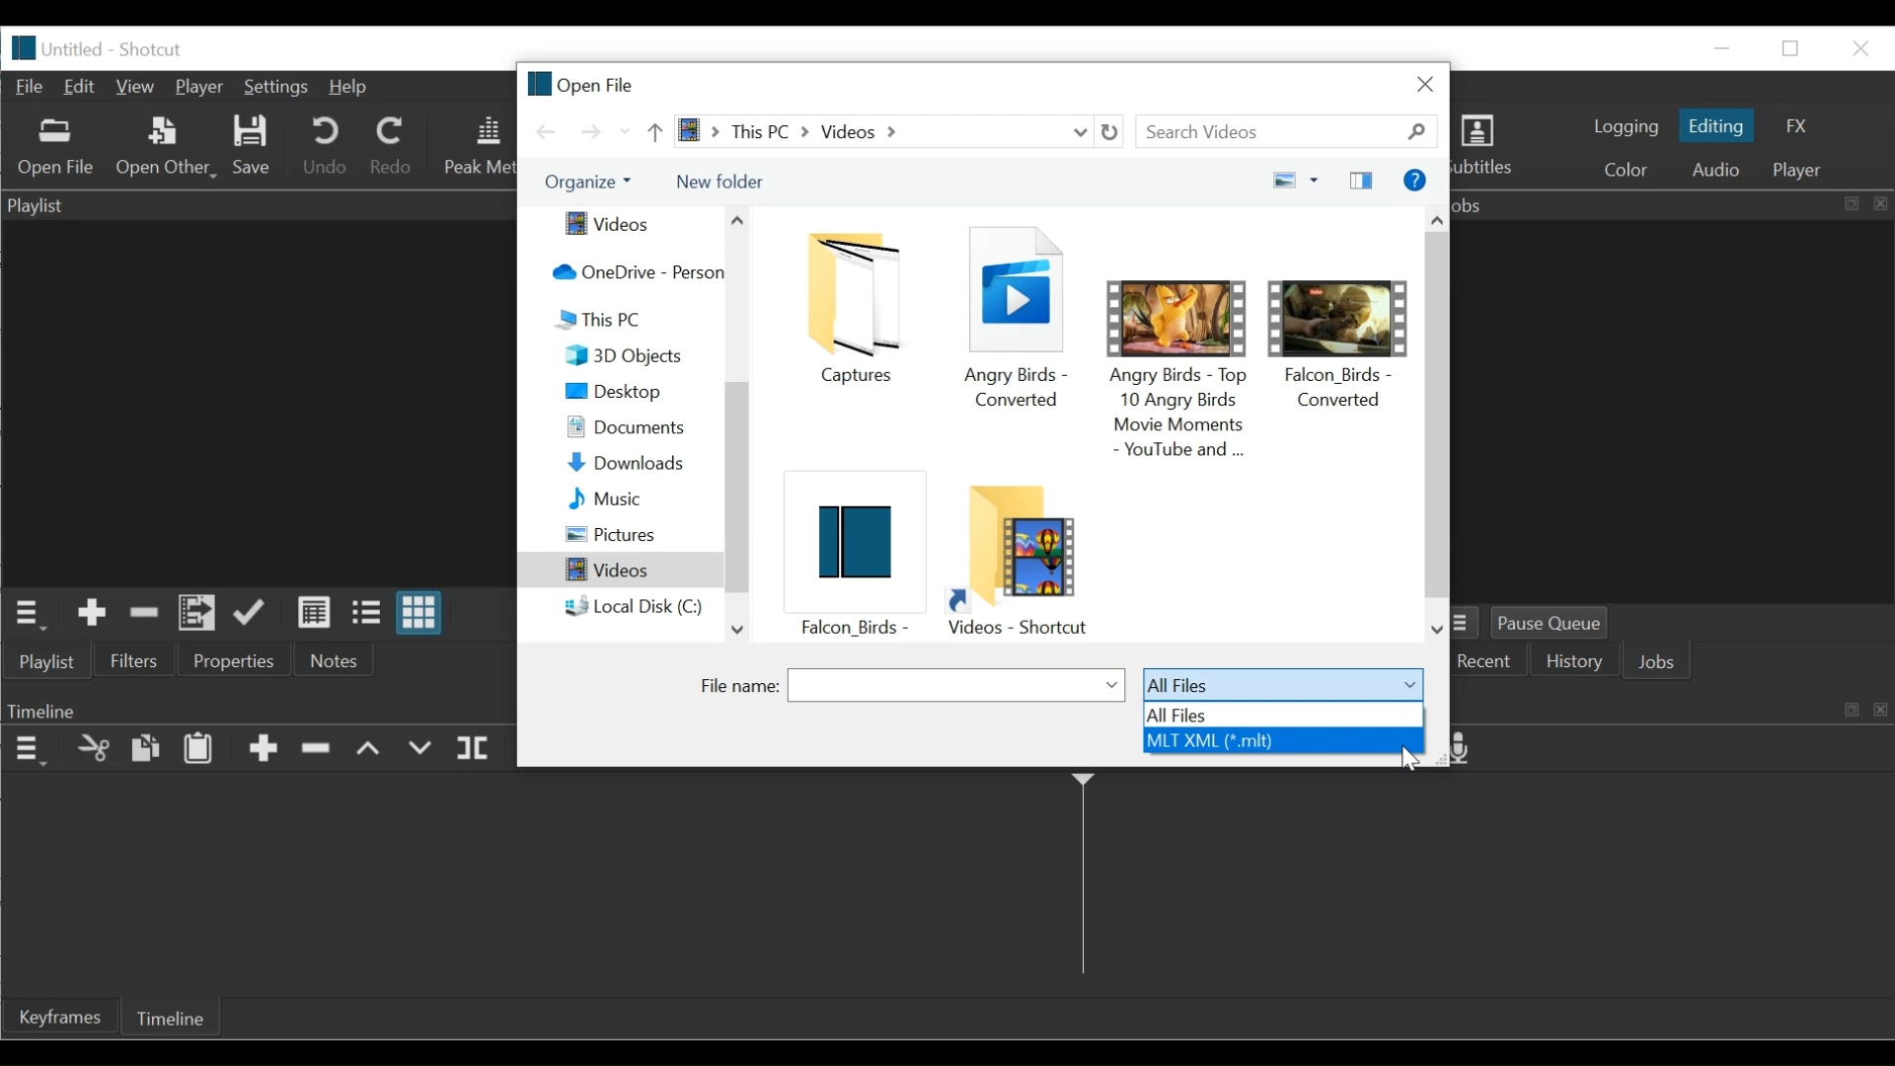 Image resolution: width=1895 pixels, height=1066 pixels. Describe the element at coordinates (548, 131) in the screenshot. I see `Go back` at that location.